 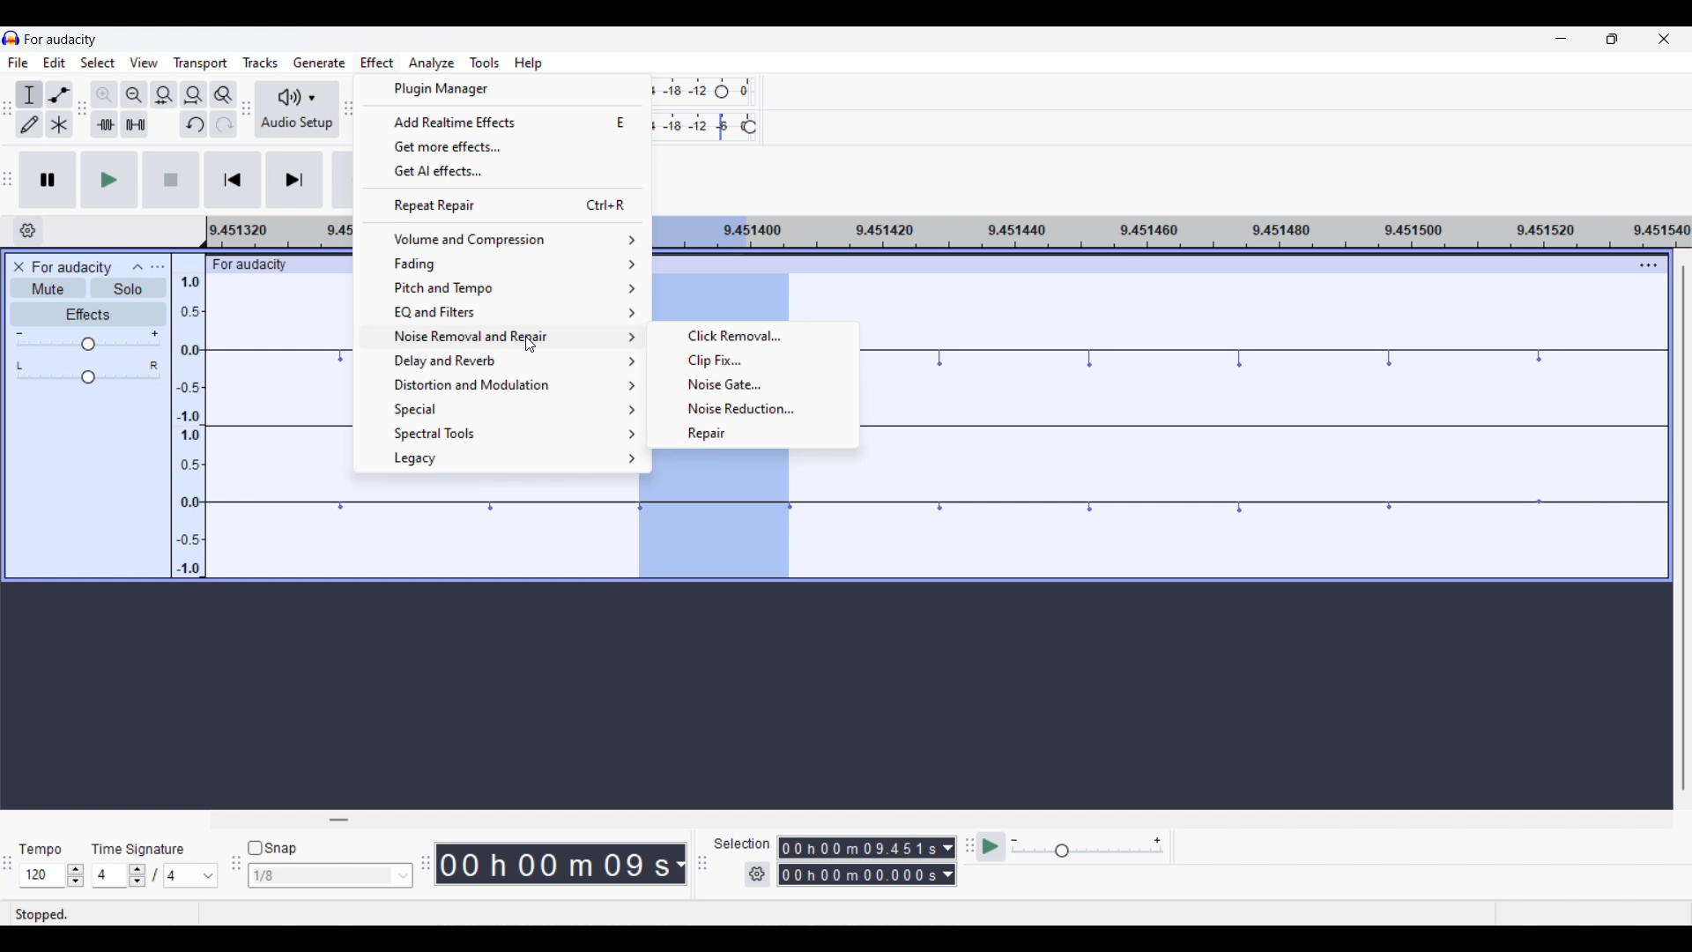 I want to click on Volume scale, so click(x=88, y=340).